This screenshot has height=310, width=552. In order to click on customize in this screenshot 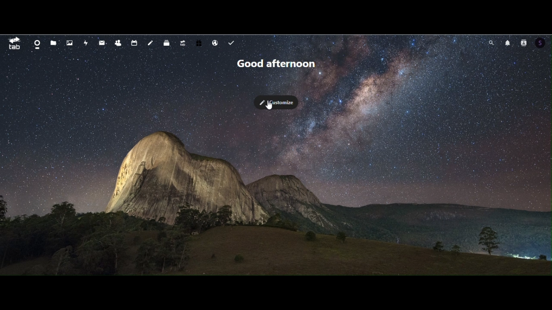, I will do `click(277, 103)`.